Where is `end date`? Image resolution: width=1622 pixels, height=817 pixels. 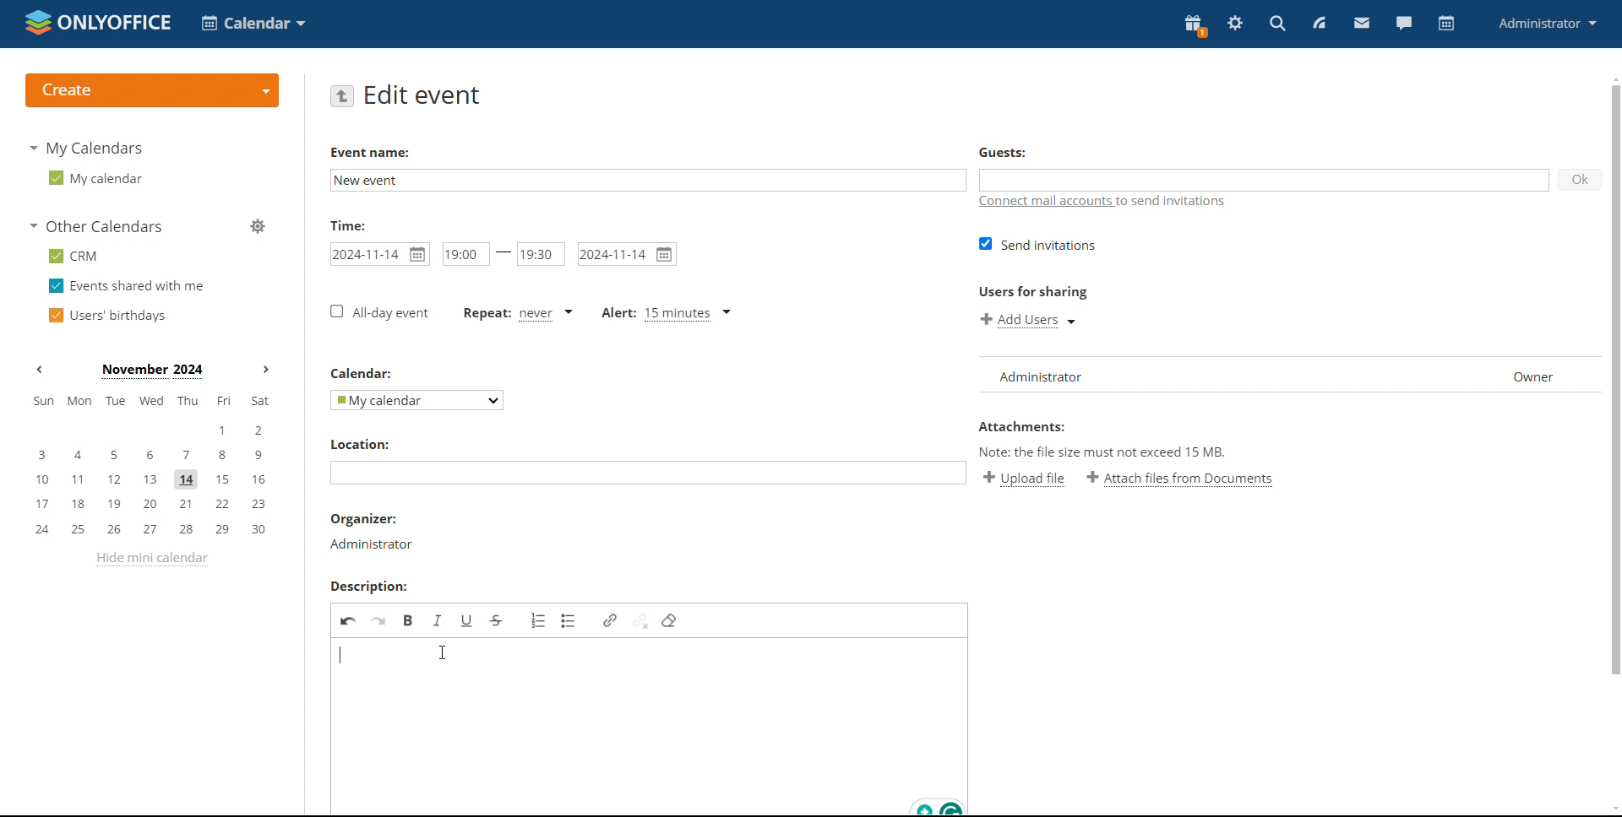
end date is located at coordinates (625, 255).